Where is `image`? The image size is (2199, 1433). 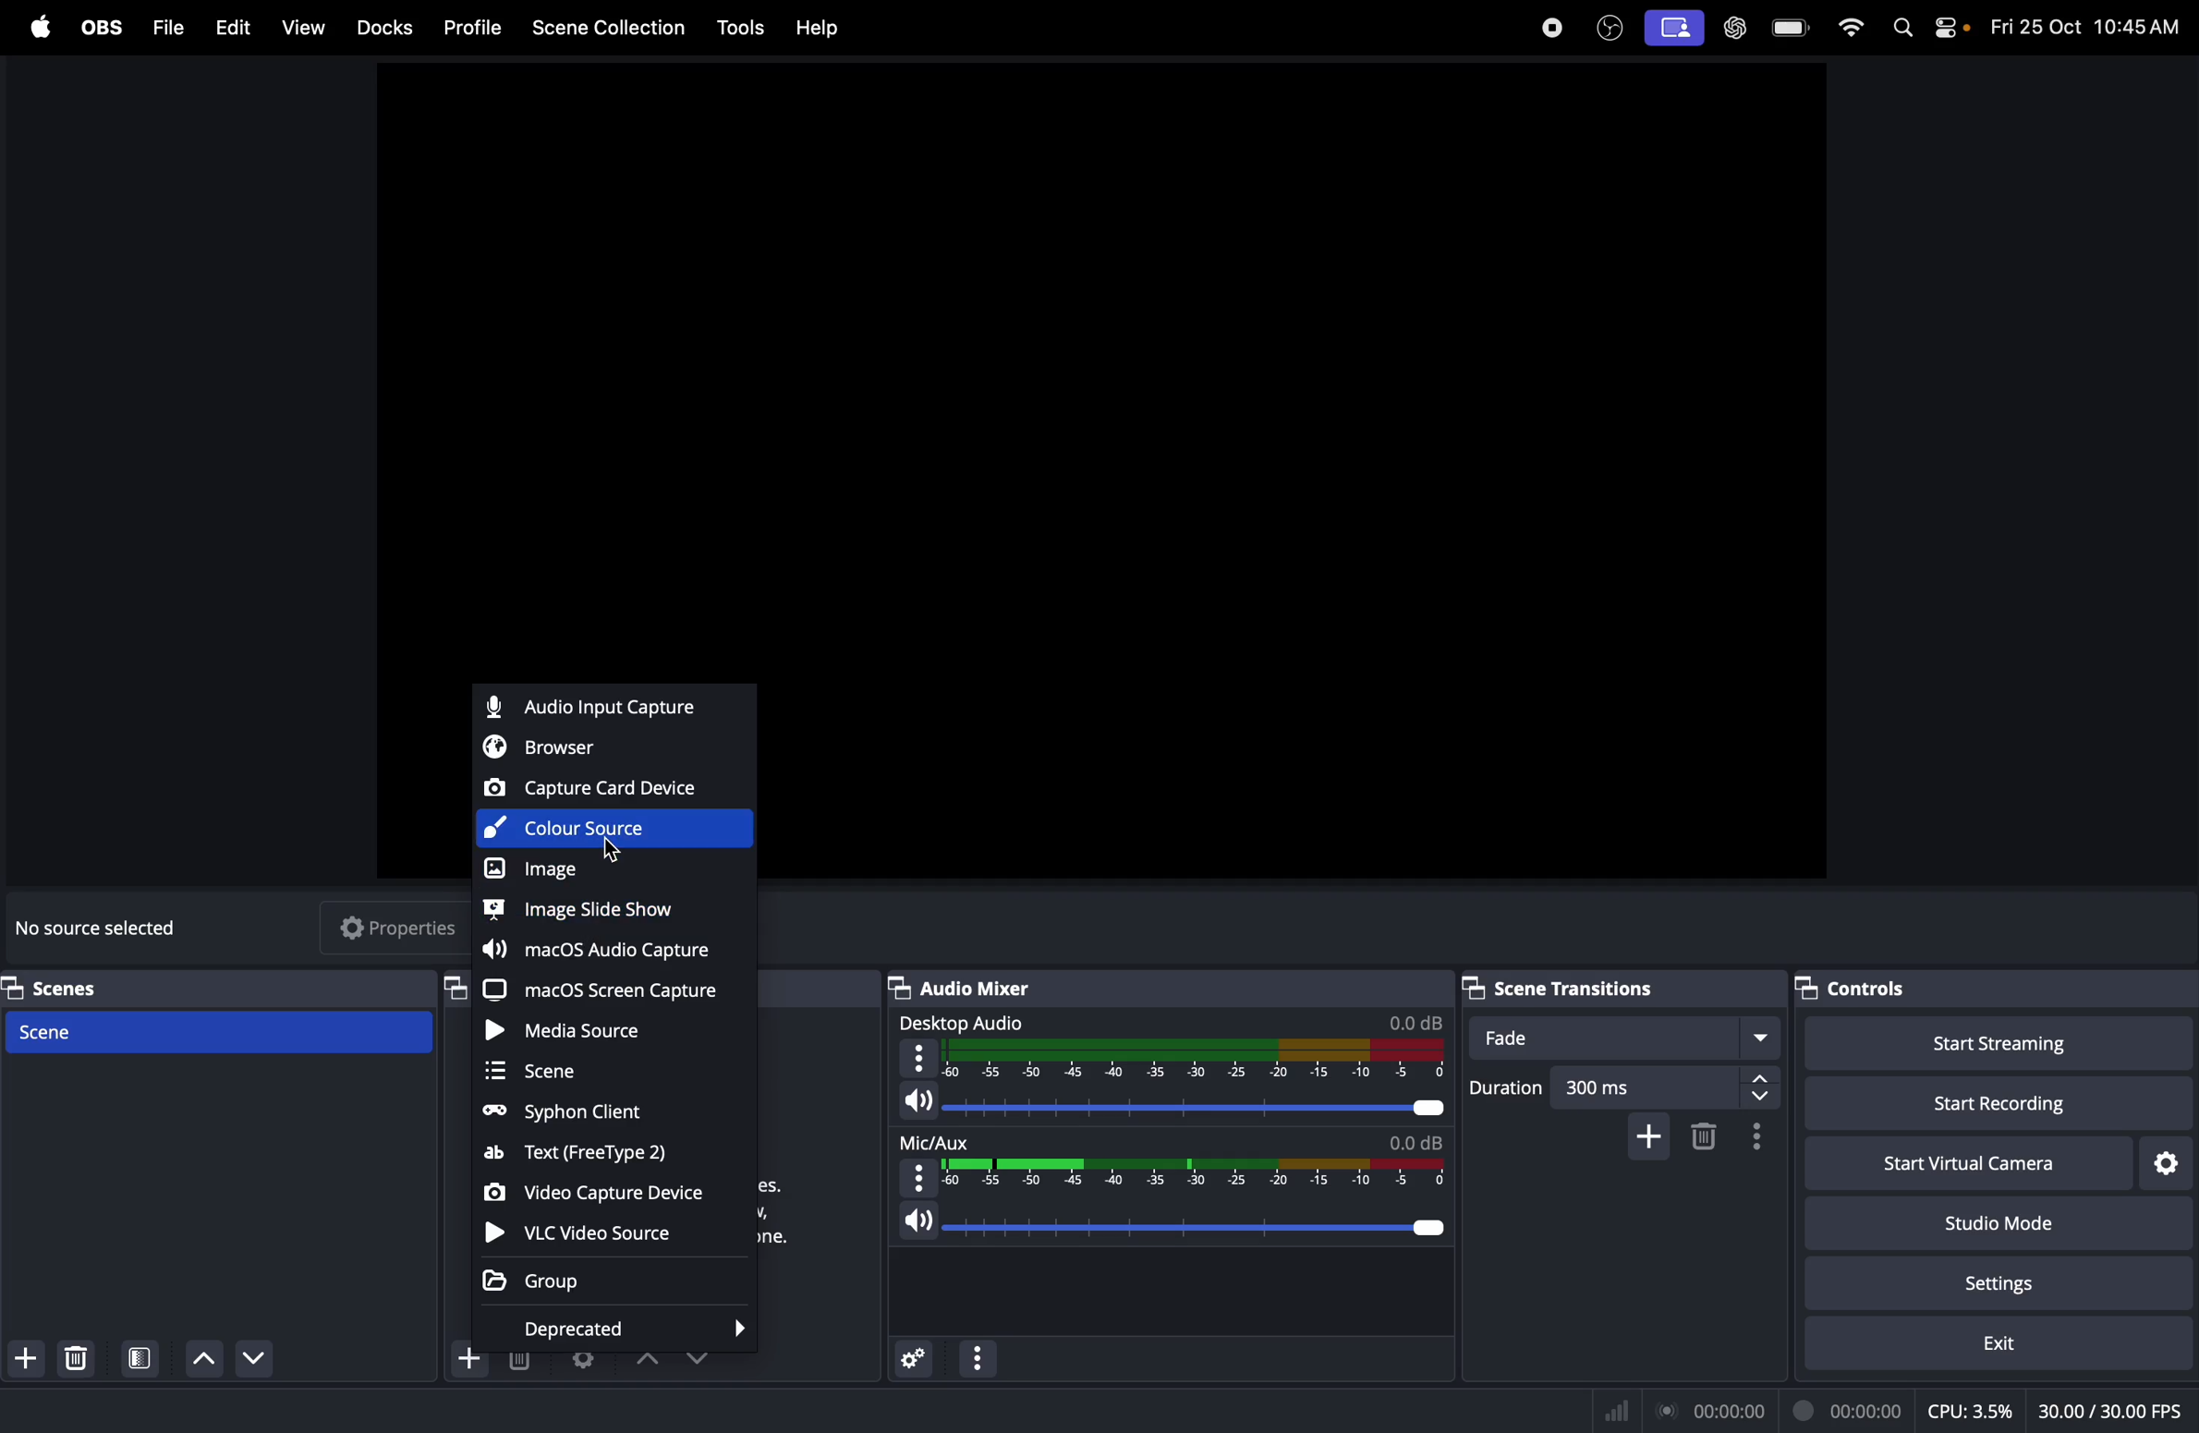 image is located at coordinates (602, 871).